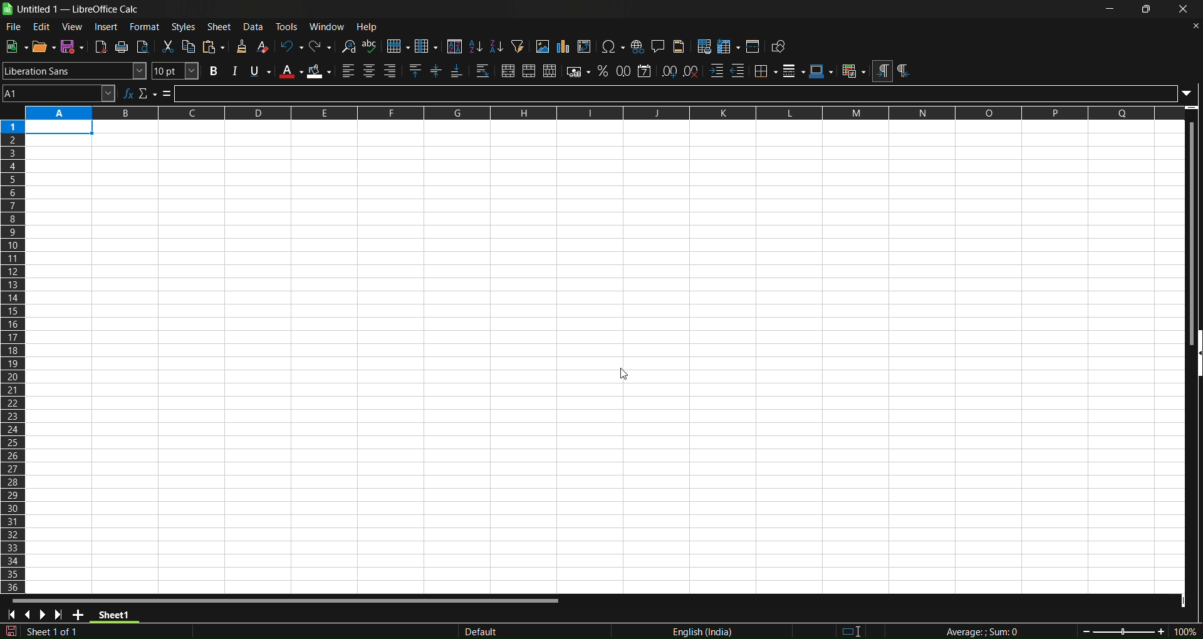 This screenshot has height=639, width=1203. Describe the element at coordinates (780, 48) in the screenshot. I see `show draw functions` at that location.